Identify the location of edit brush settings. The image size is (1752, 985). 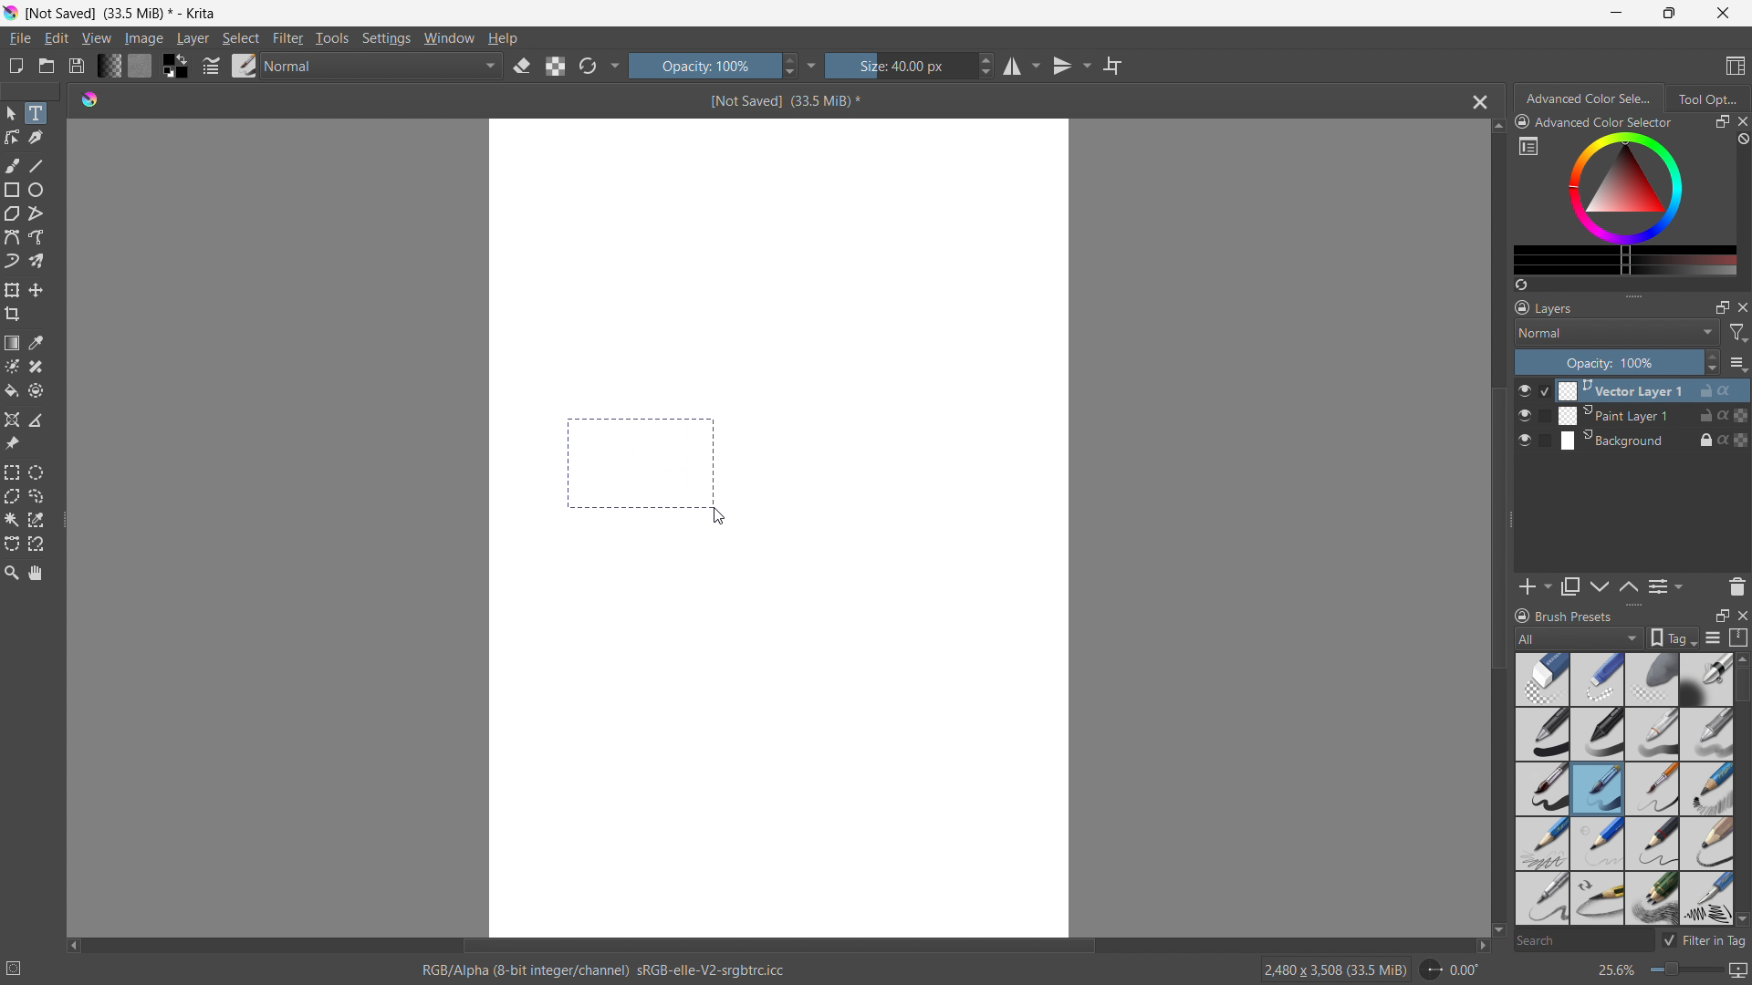
(211, 66).